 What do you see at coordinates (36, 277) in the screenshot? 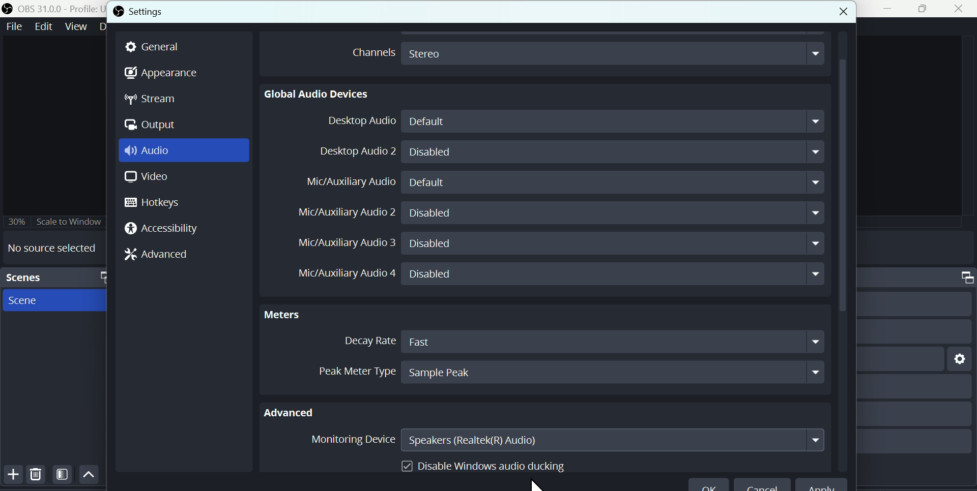
I see `Scenes` at bounding box center [36, 277].